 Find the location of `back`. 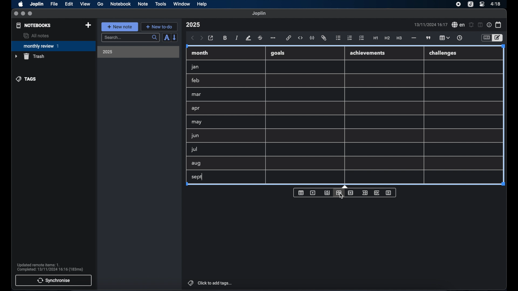

back is located at coordinates (193, 38).